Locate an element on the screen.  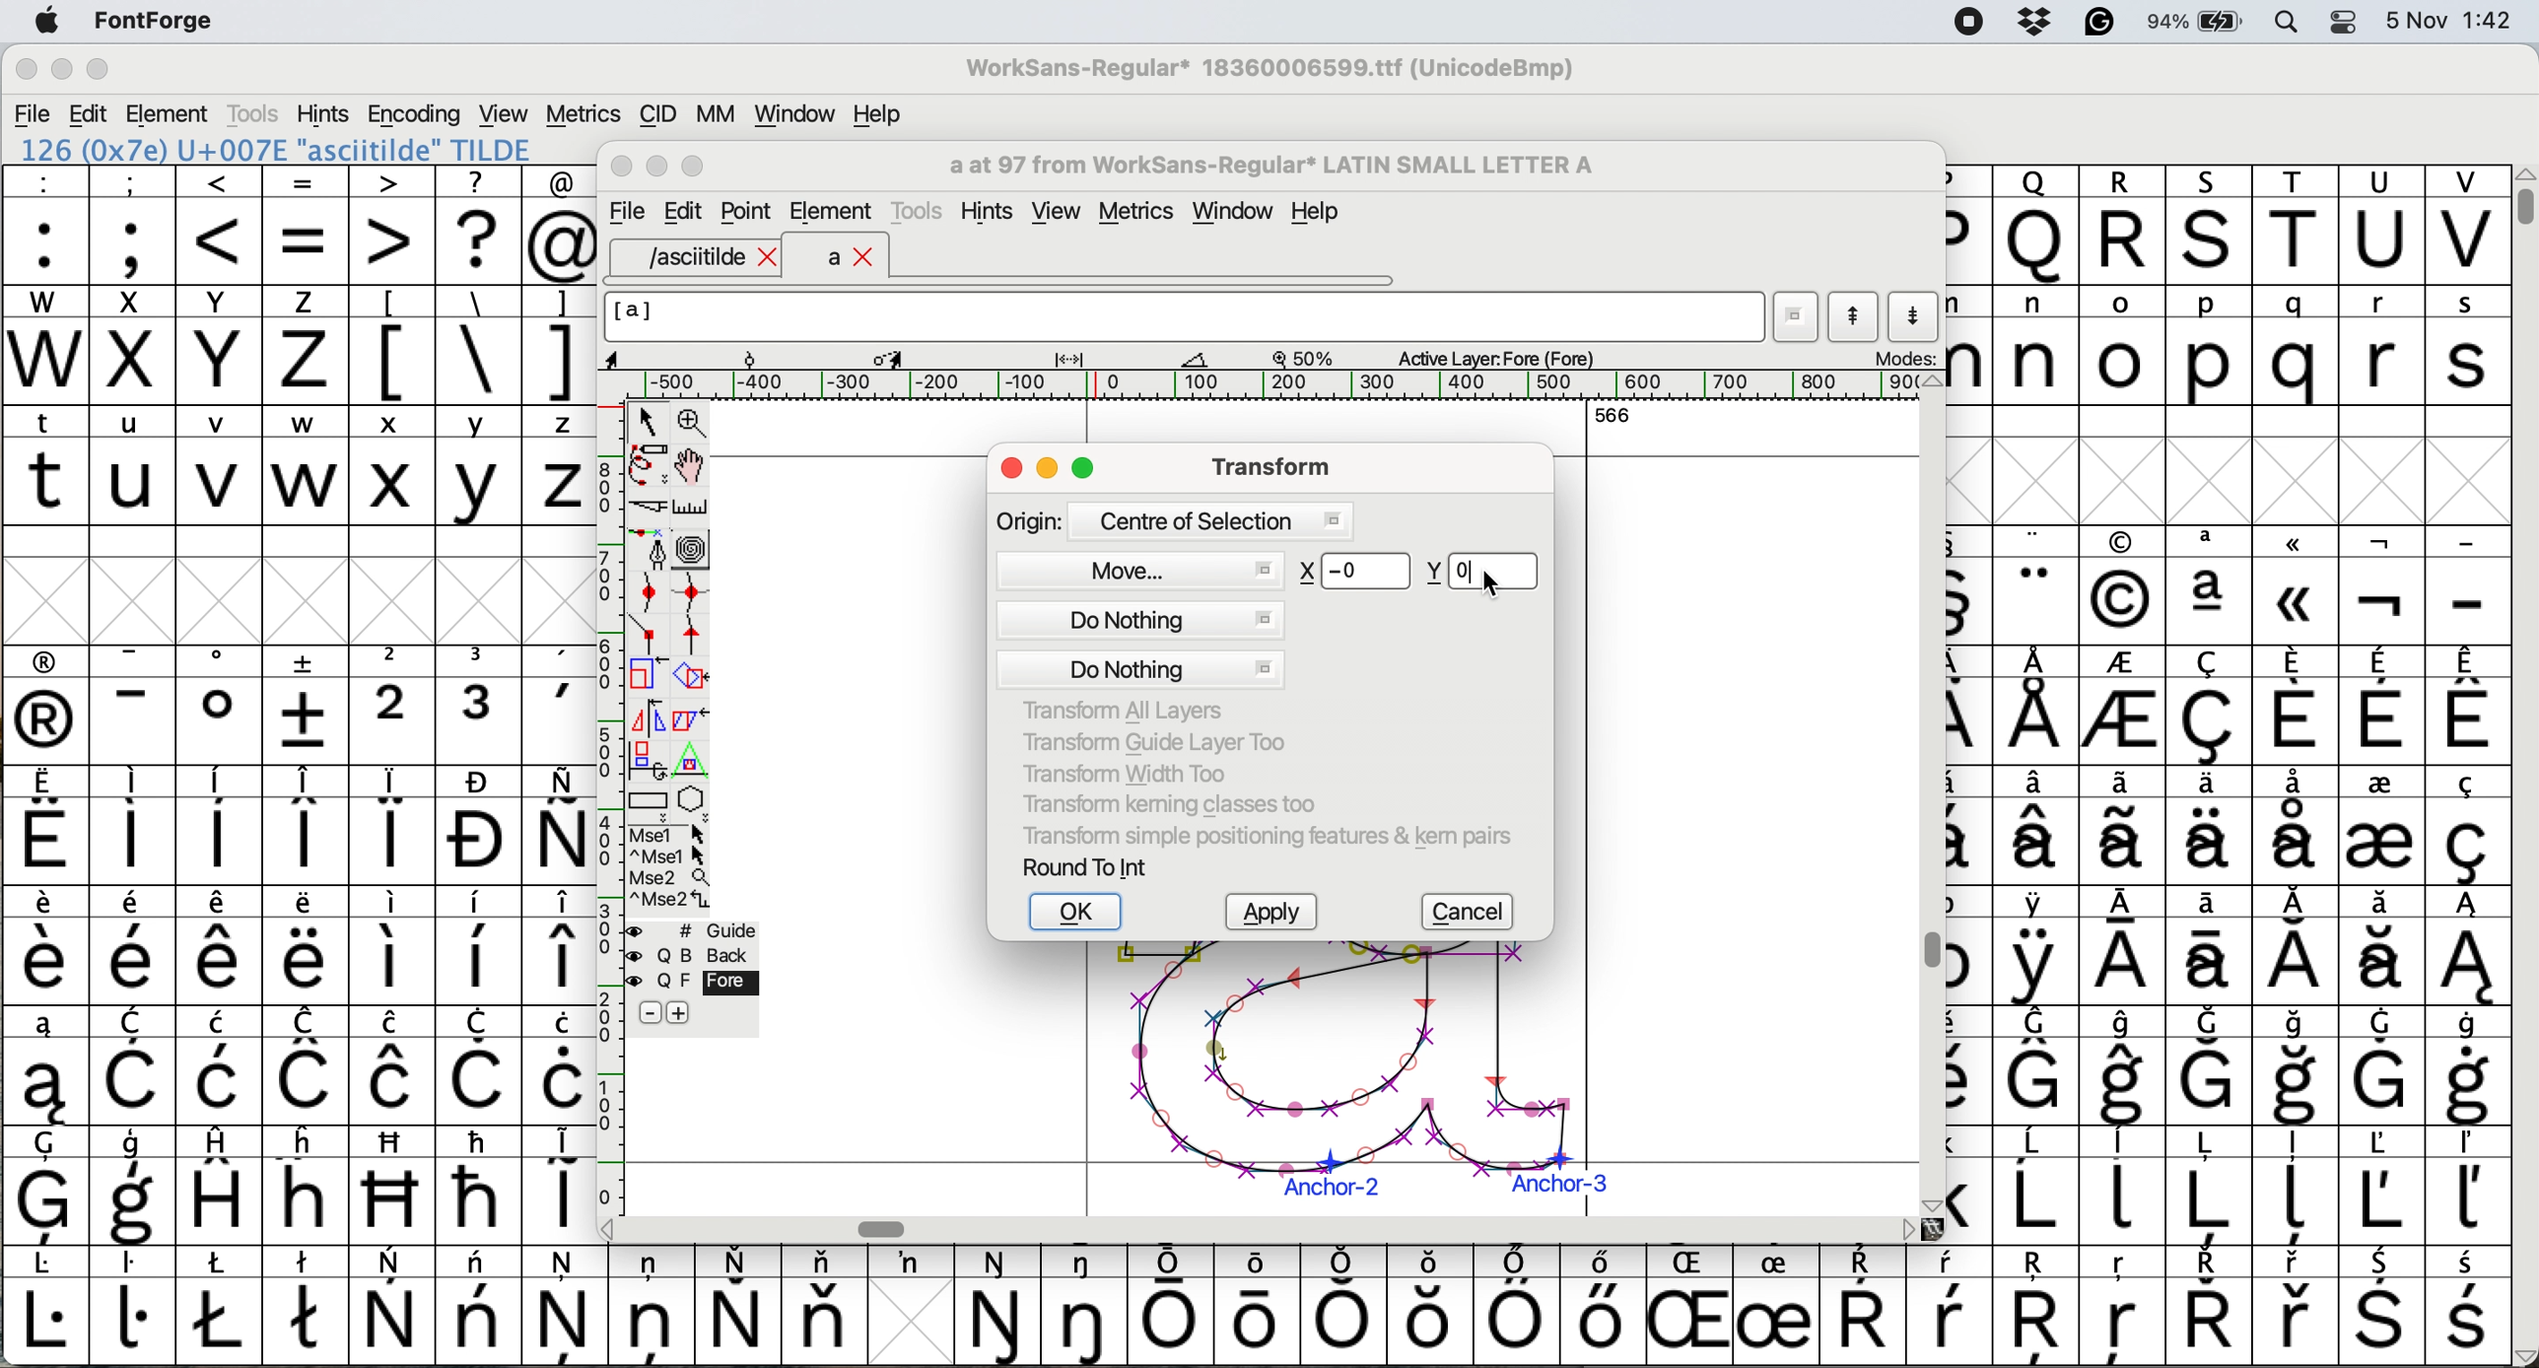
glyph name is located at coordinates (1269, 166).